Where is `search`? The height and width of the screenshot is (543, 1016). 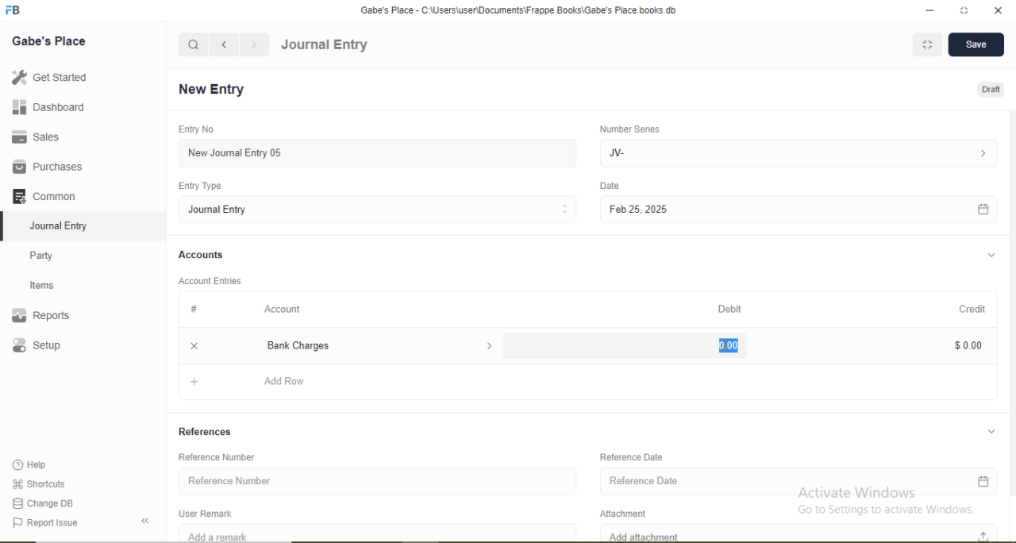
search is located at coordinates (194, 44).